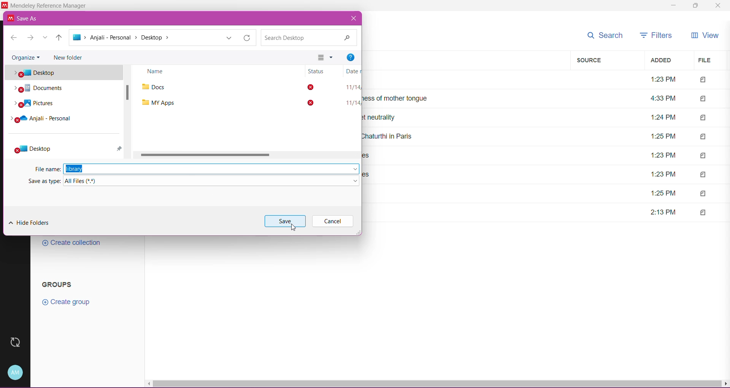  I want to click on Click to Create group, so click(65, 303).